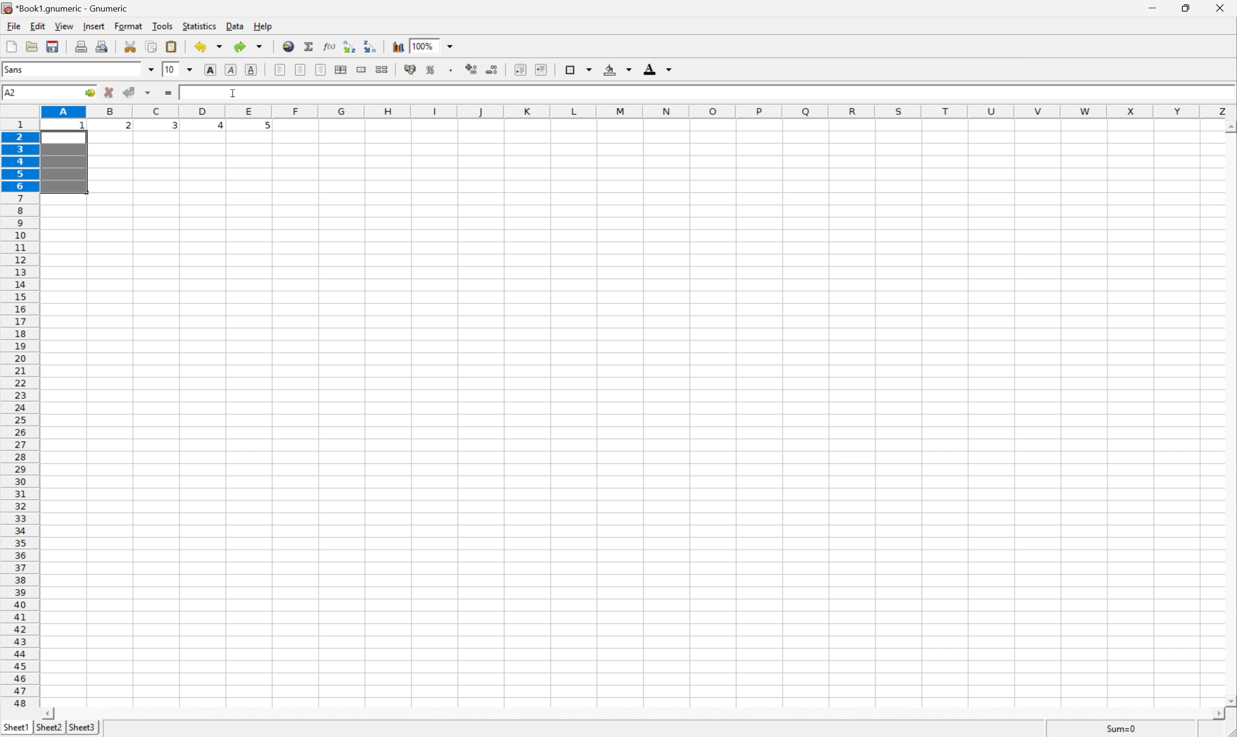  What do you see at coordinates (36, 25) in the screenshot?
I see `edit` at bounding box center [36, 25].